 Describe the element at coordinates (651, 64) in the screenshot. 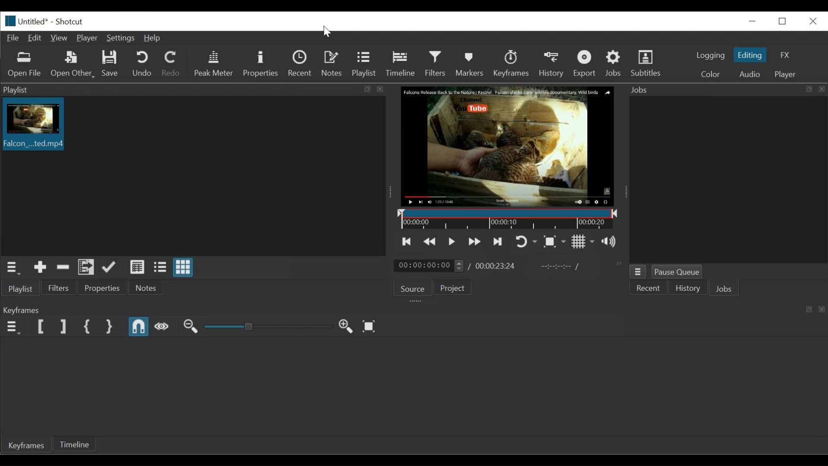

I see `Subtitles` at that location.